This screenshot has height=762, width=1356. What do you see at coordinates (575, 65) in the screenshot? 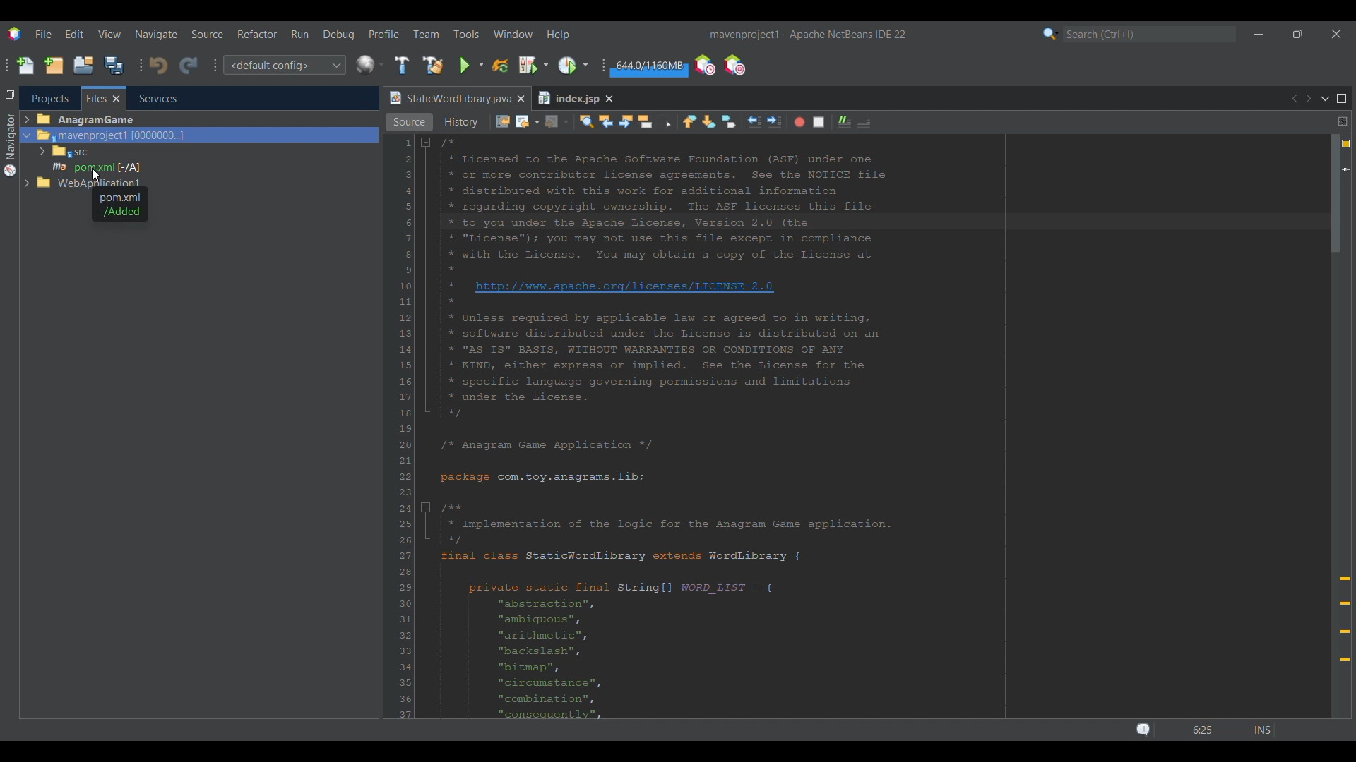
I see `Profile main project options` at bounding box center [575, 65].